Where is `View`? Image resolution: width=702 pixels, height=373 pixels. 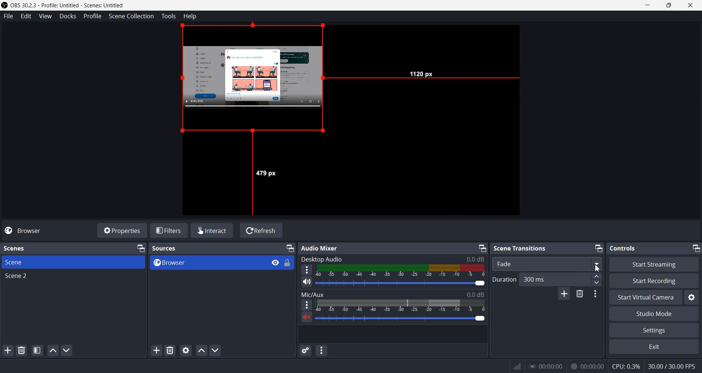 View is located at coordinates (275, 262).